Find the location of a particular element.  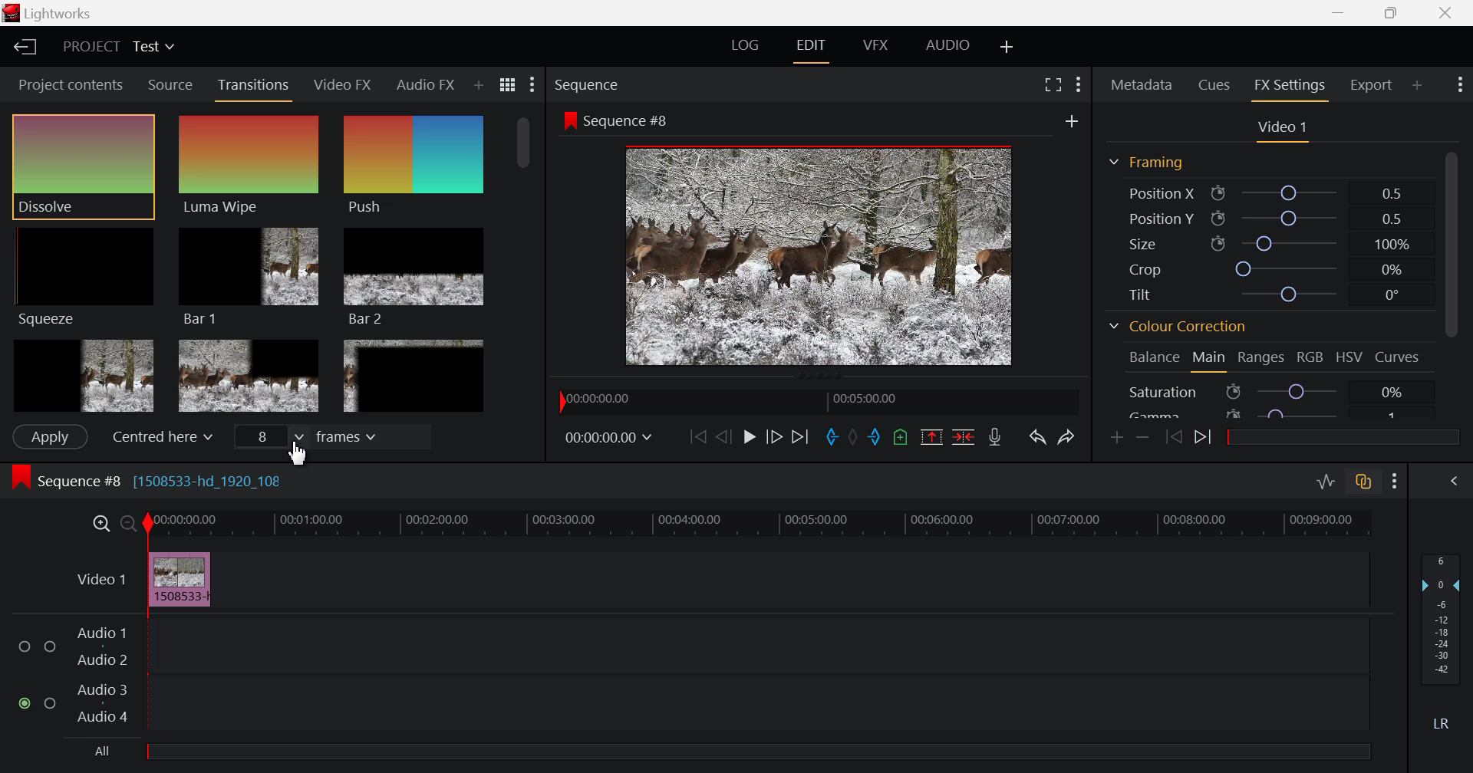

Gamma is located at coordinates (1270, 415).